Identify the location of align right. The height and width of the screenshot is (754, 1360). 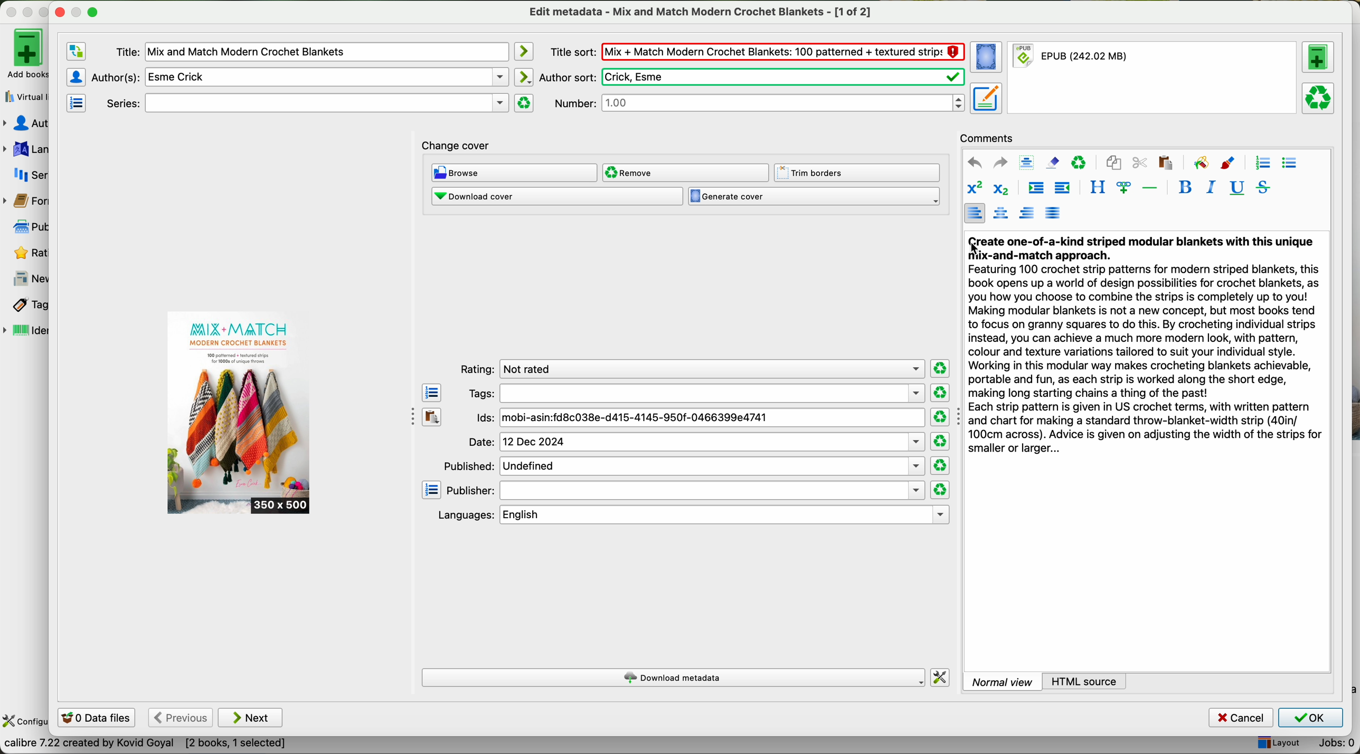
(1027, 212).